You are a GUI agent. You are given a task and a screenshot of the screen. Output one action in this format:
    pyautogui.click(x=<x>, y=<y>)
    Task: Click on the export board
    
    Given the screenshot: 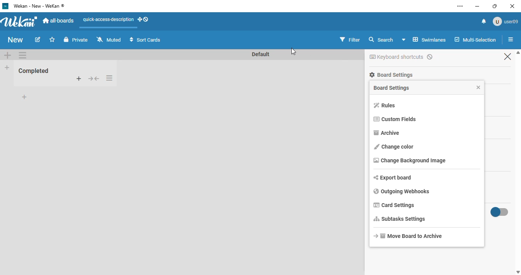 What is the action you would take?
    pyautogui.click(x=393, y=178)
    